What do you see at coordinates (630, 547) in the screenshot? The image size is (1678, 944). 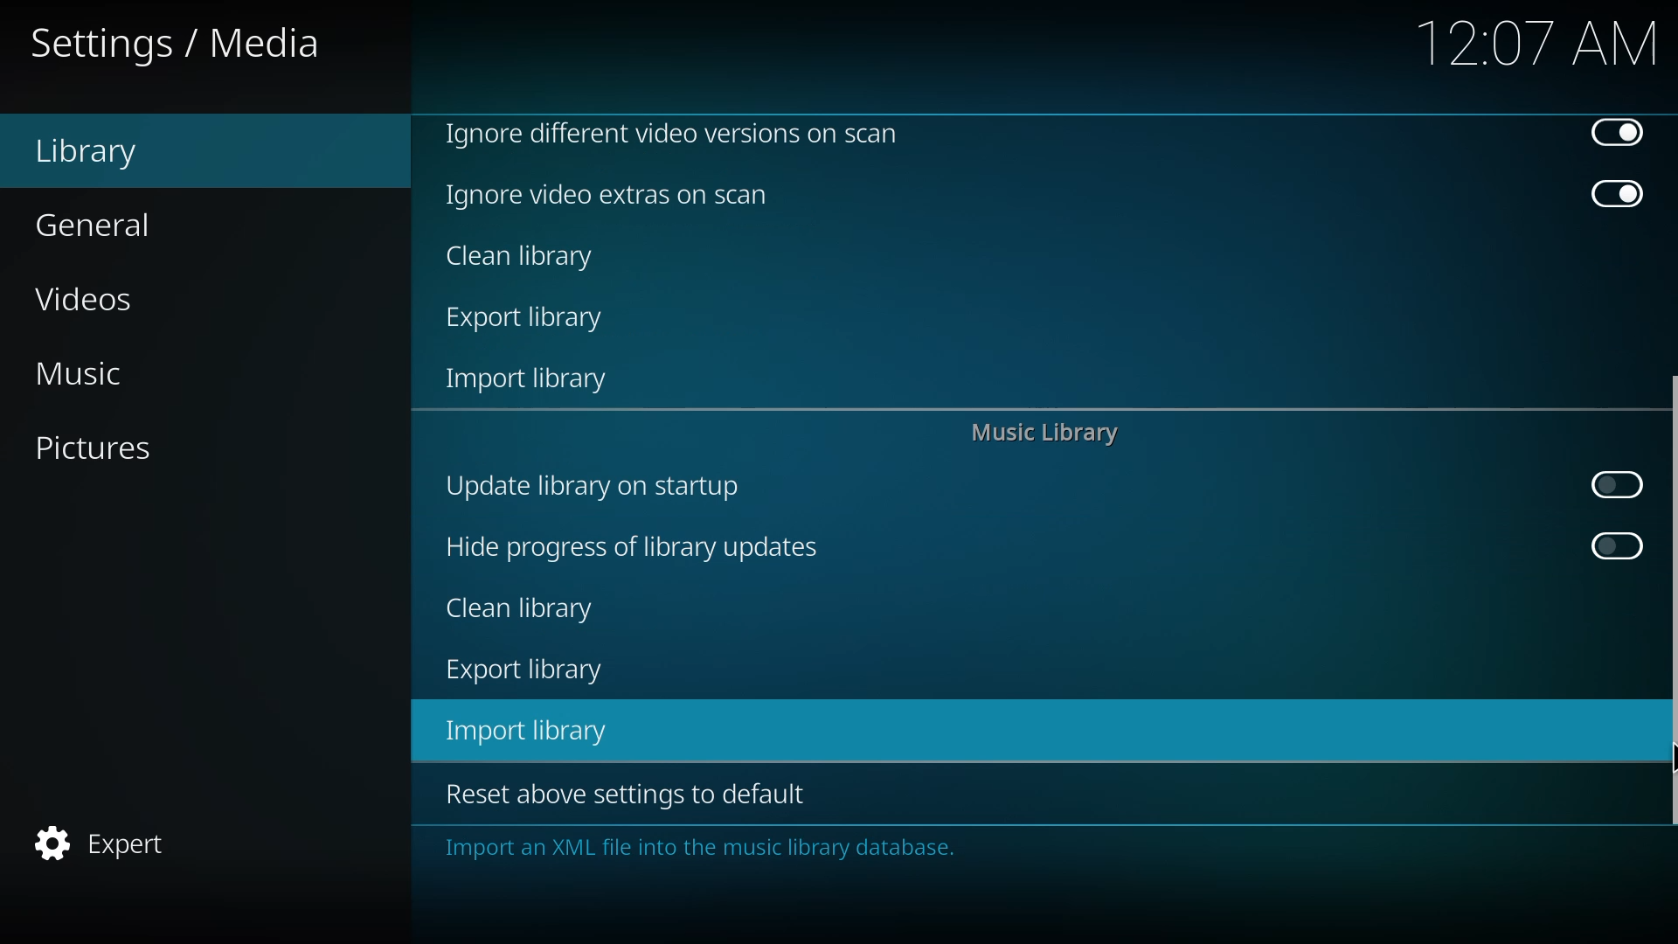 I see `hide progress` at bounding box center [630, 547].